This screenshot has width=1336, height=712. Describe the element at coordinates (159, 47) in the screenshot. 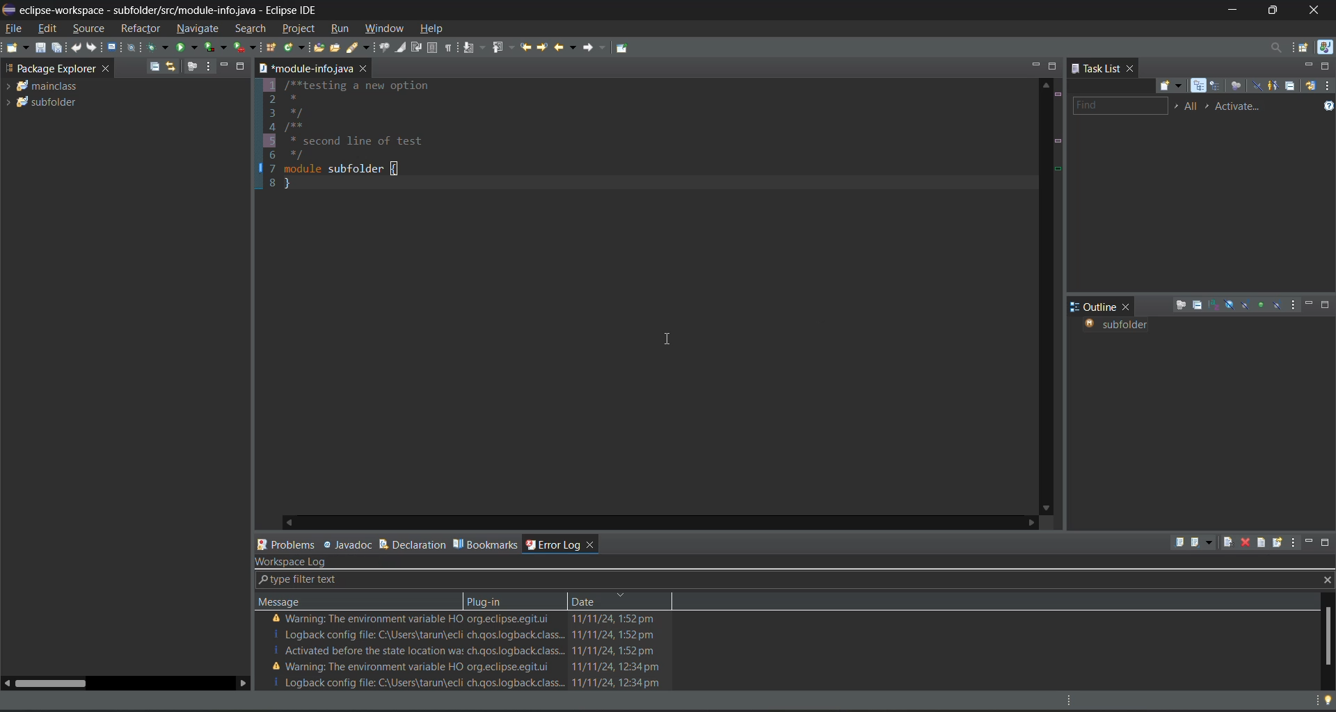

I see `debug` at that location.